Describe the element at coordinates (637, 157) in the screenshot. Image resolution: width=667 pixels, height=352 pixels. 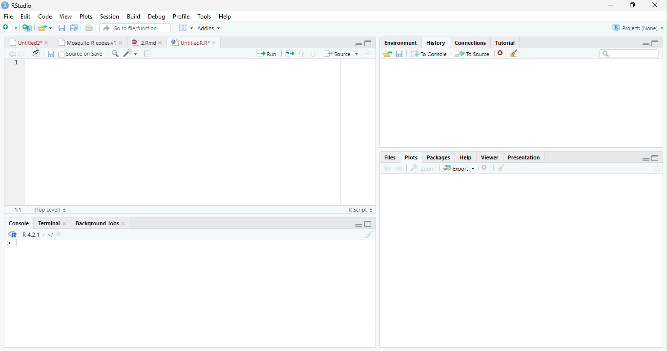
I see `` at that location.